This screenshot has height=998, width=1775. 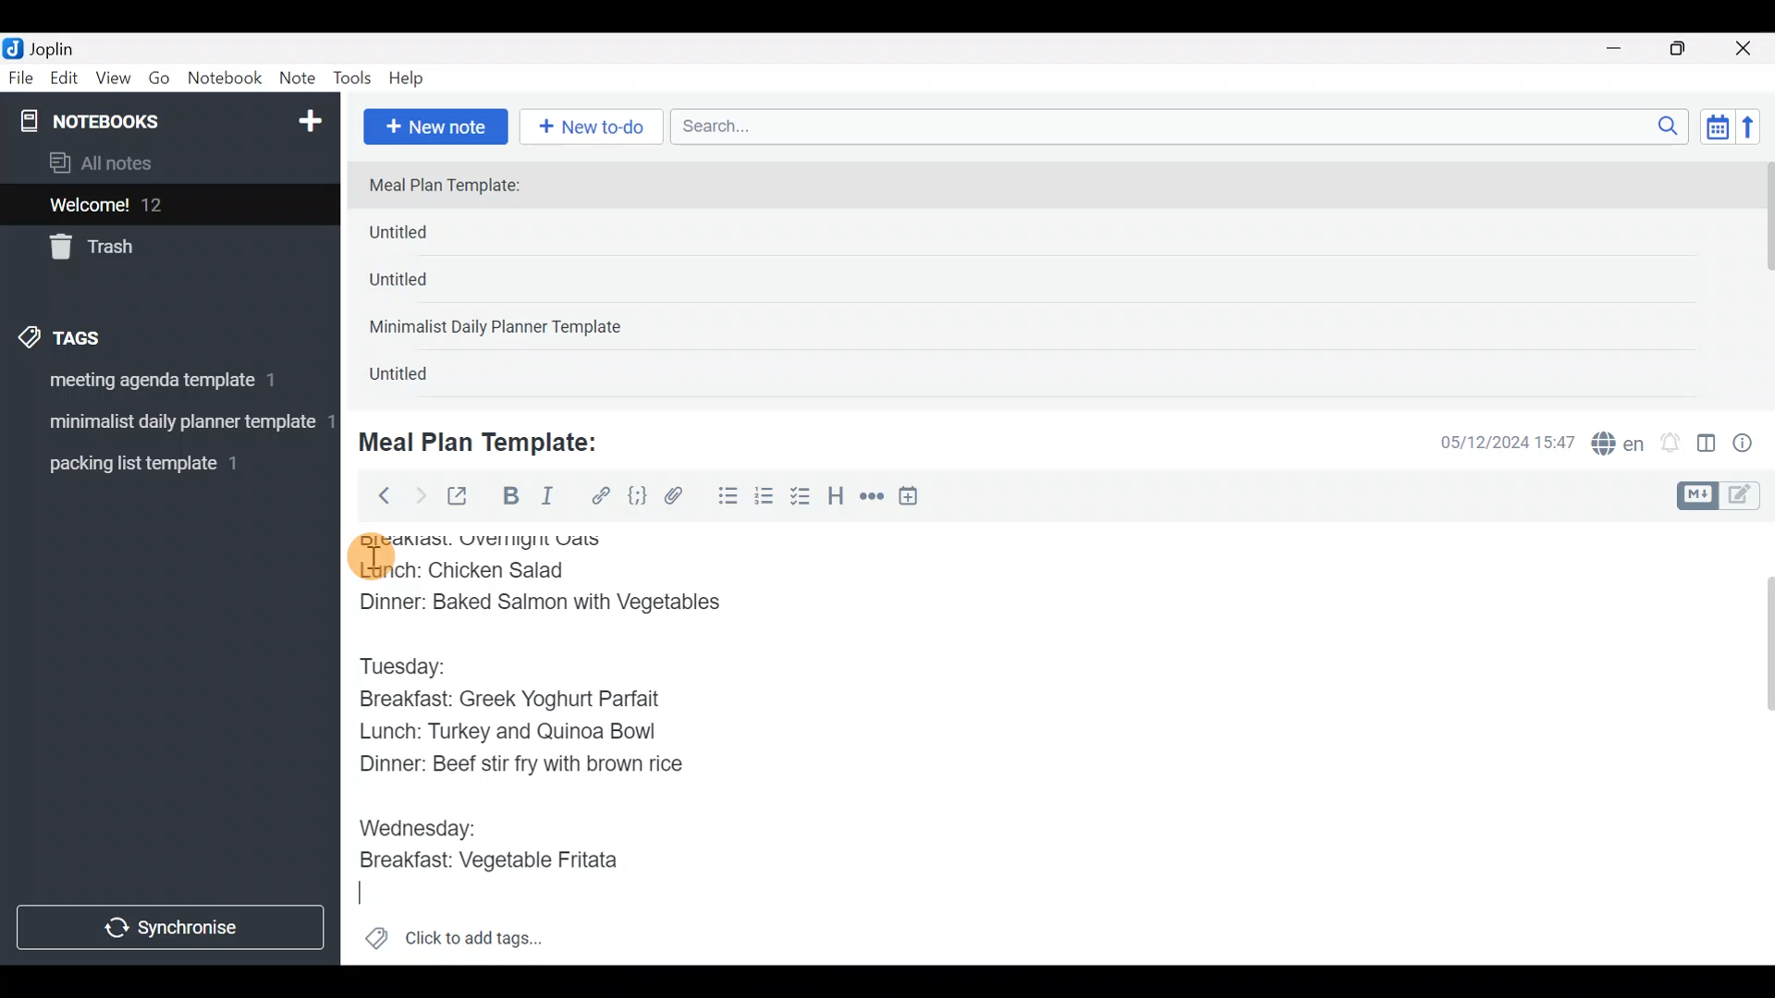 I want to click on Close, so click(x=1746, y=50).